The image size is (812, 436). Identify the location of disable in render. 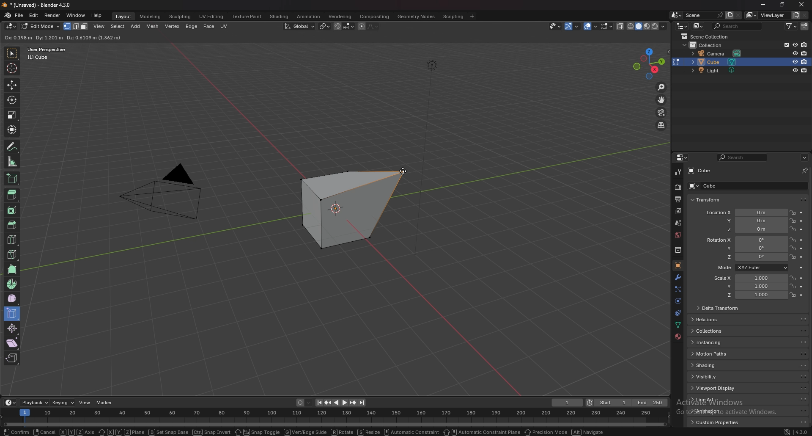
(804, 70).